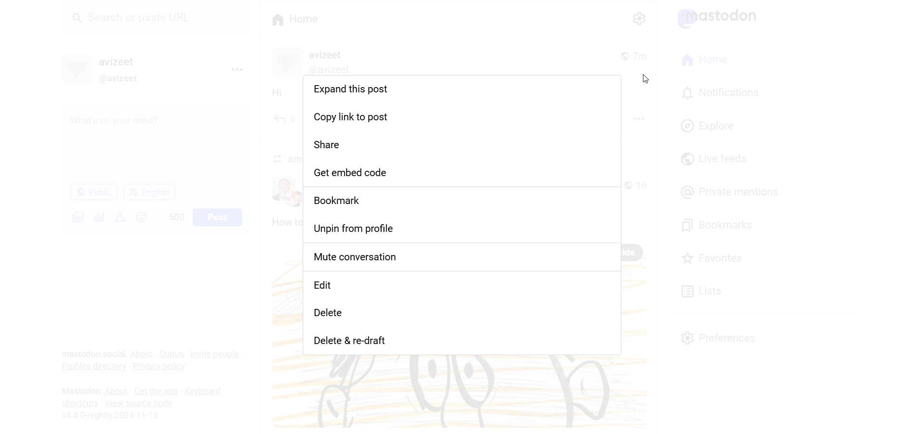  Describe the element at coordinates (93, 192) in the screenshot. I see `Public` at that location.